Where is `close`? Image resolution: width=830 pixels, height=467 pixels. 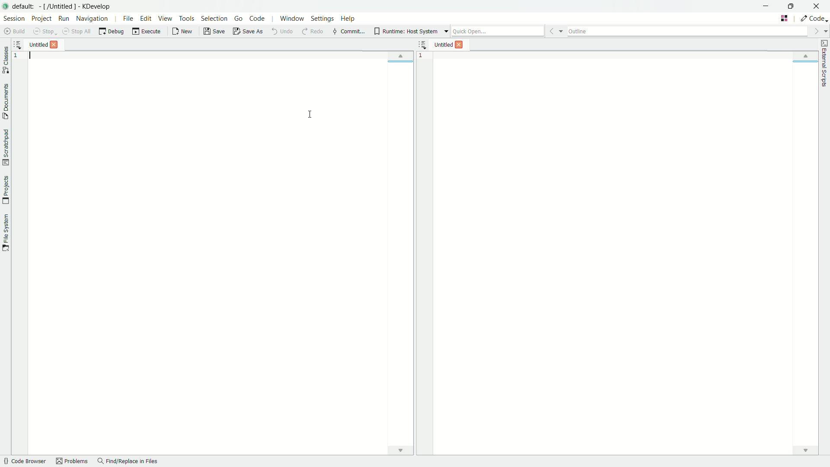 close is located at coordinates (459, 45).